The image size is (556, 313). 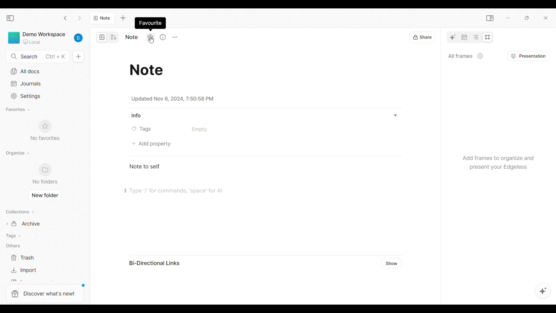 I want to click on Minimize, so click(x=508, y=18).